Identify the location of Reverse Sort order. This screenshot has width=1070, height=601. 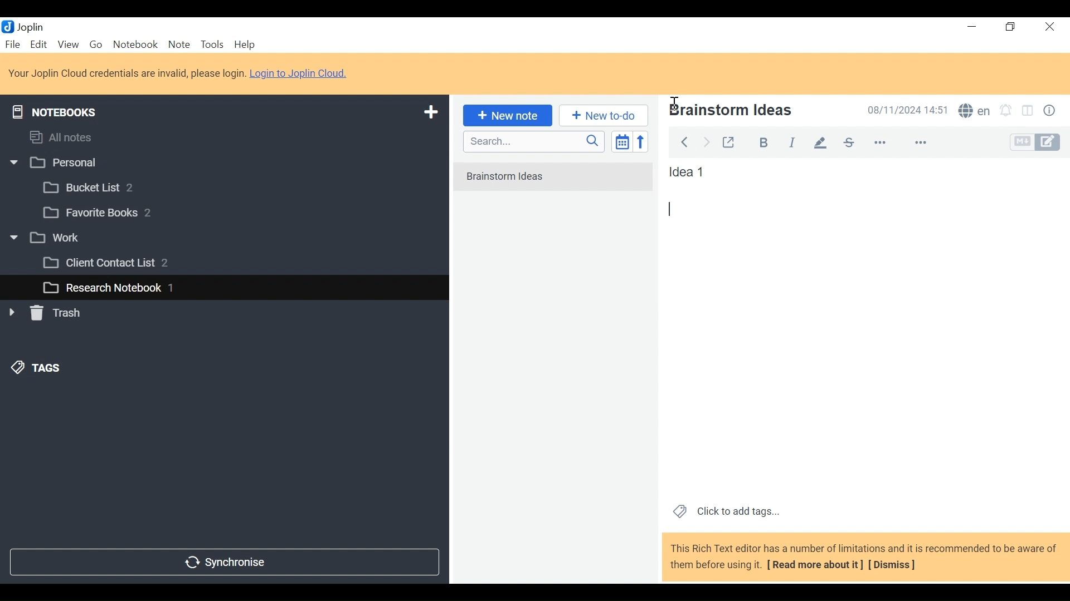
(643, 141).